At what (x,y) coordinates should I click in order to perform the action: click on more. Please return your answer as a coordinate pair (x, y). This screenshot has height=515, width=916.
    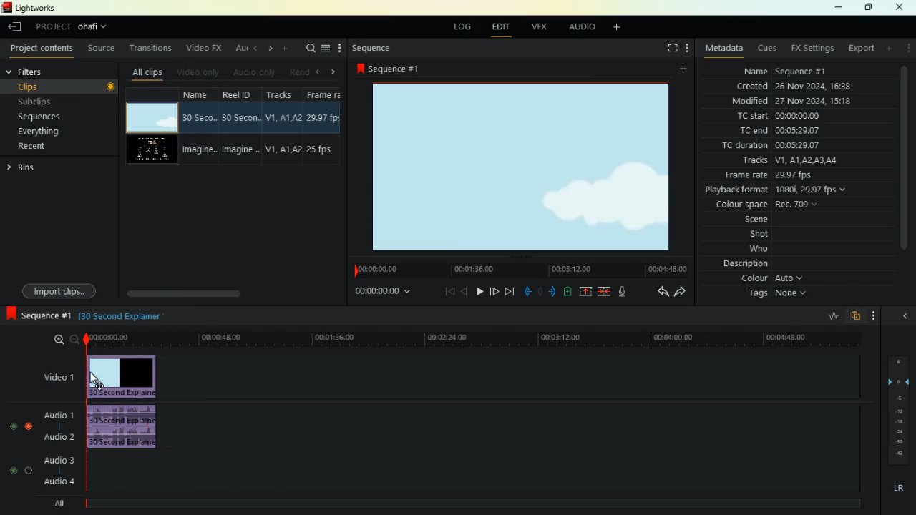
    Looking at the image, I should click on (910, 48).